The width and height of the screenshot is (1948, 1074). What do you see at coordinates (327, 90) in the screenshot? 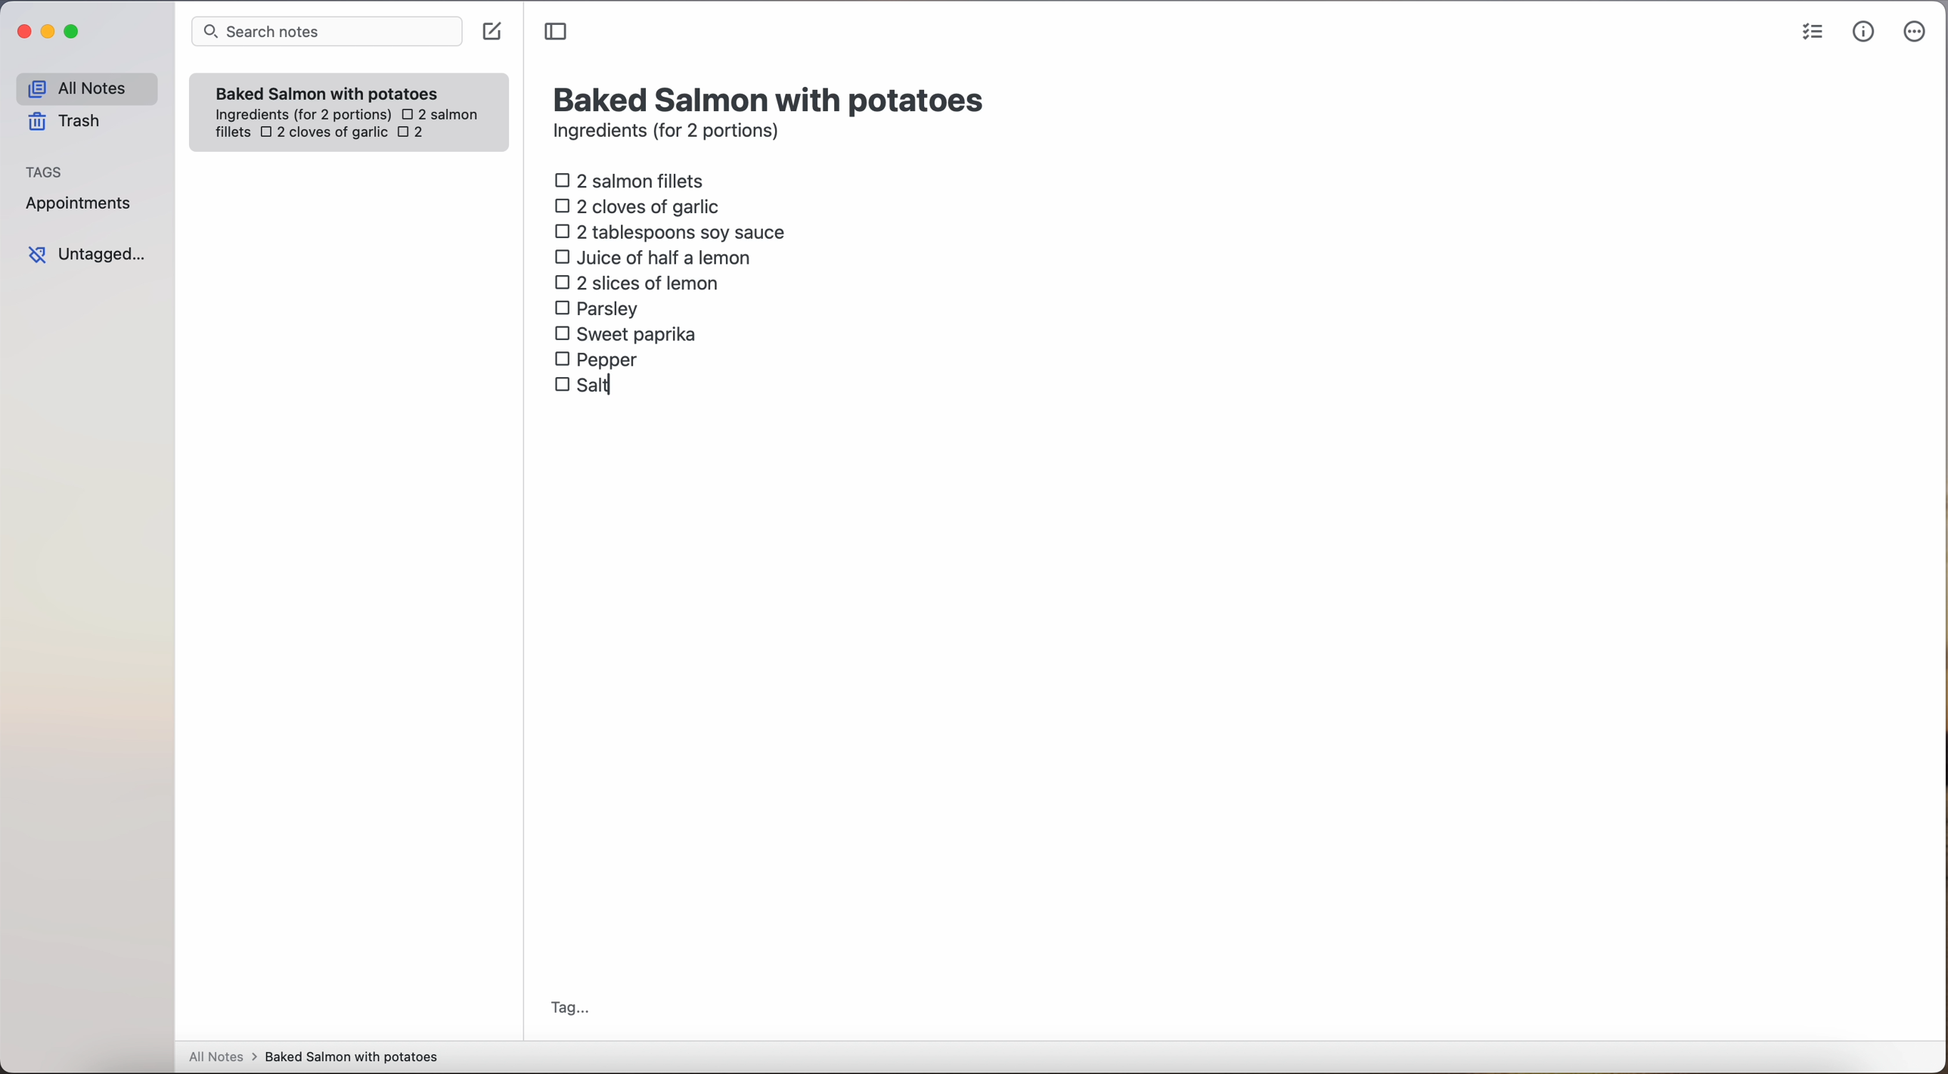
I see `Baked Salmon with potatoes` at bounding box center [327, 90].